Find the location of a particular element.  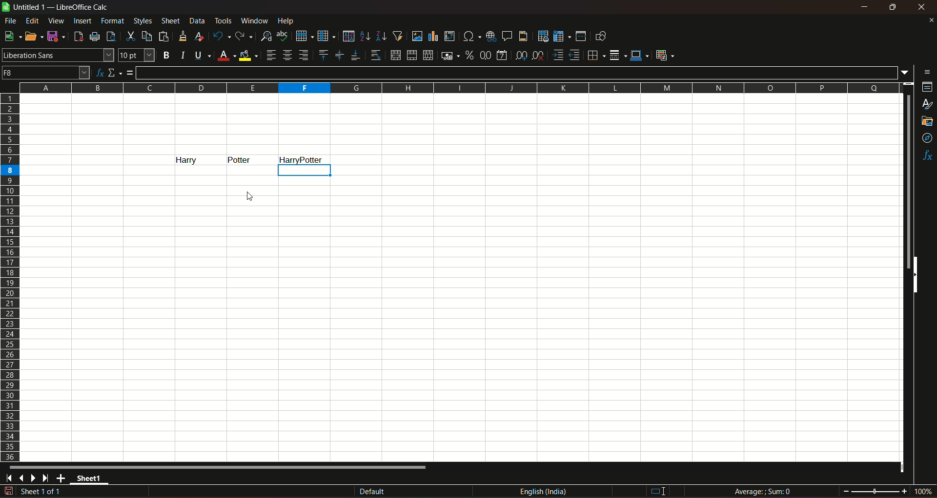

data is located at coordinates (197, 20).